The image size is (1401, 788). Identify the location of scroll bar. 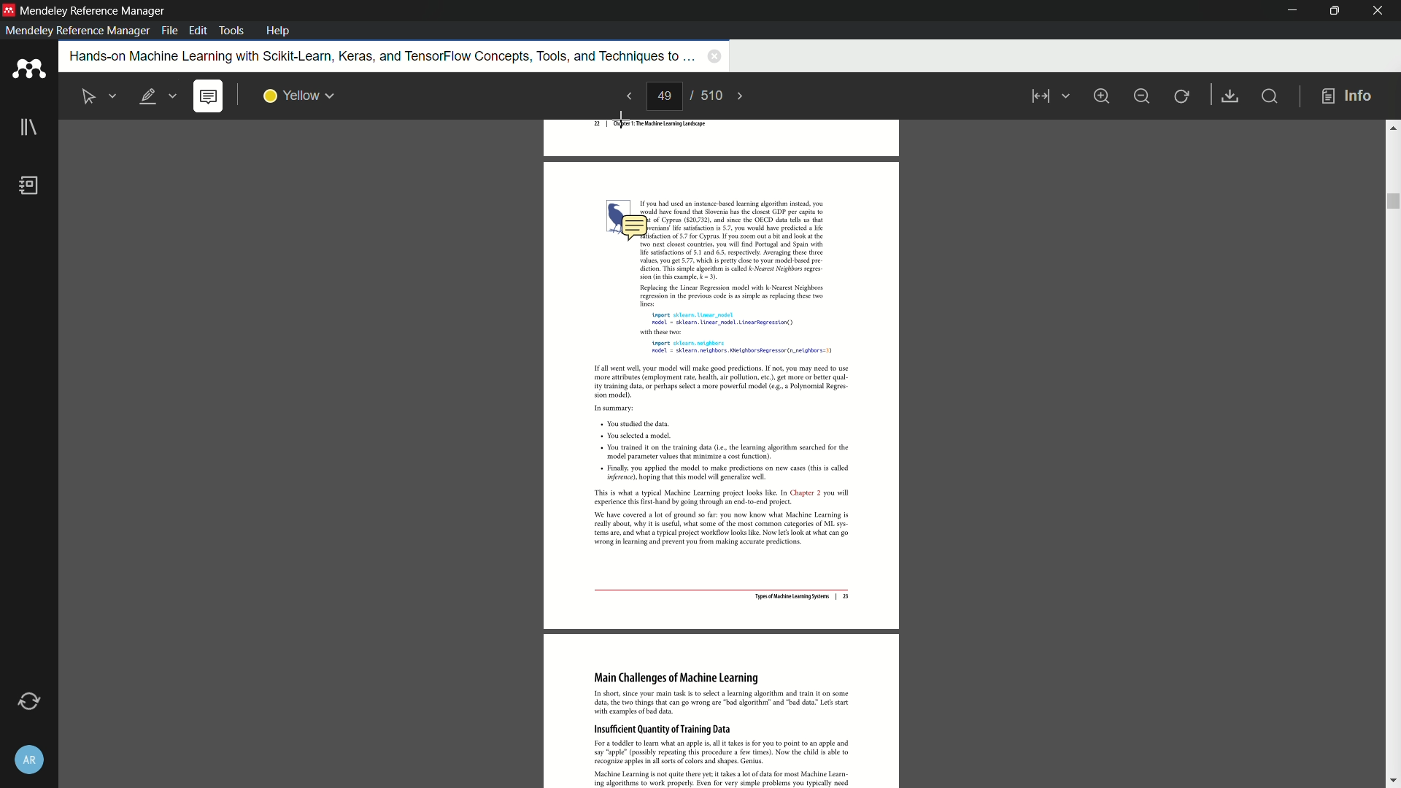
(1392, 453).